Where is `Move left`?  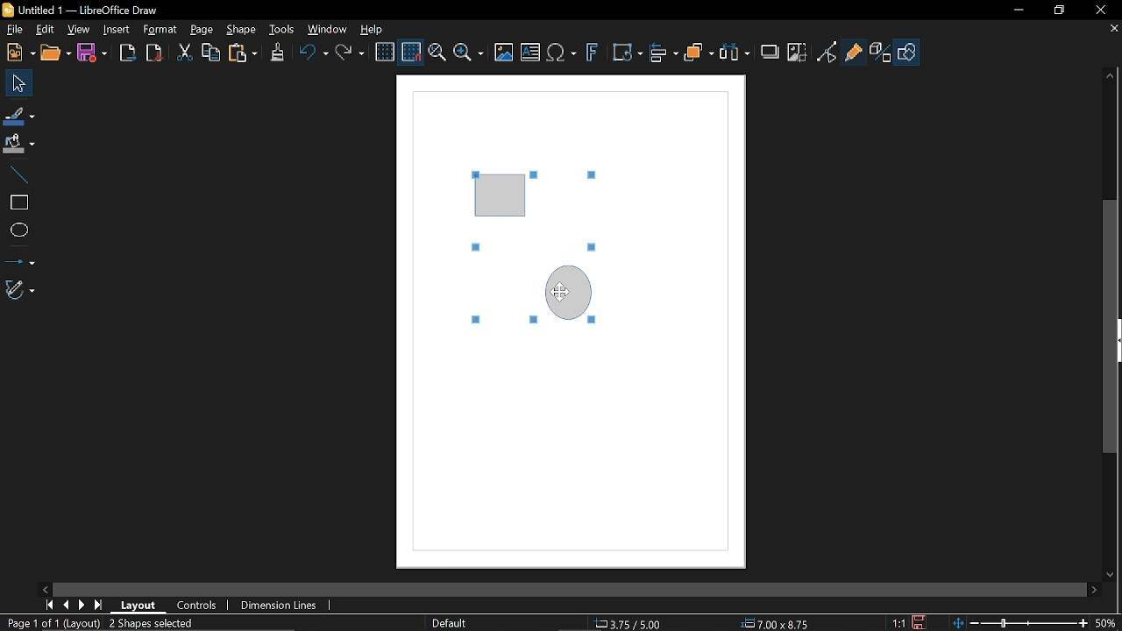 Move left is located at coordinates (41, 588).